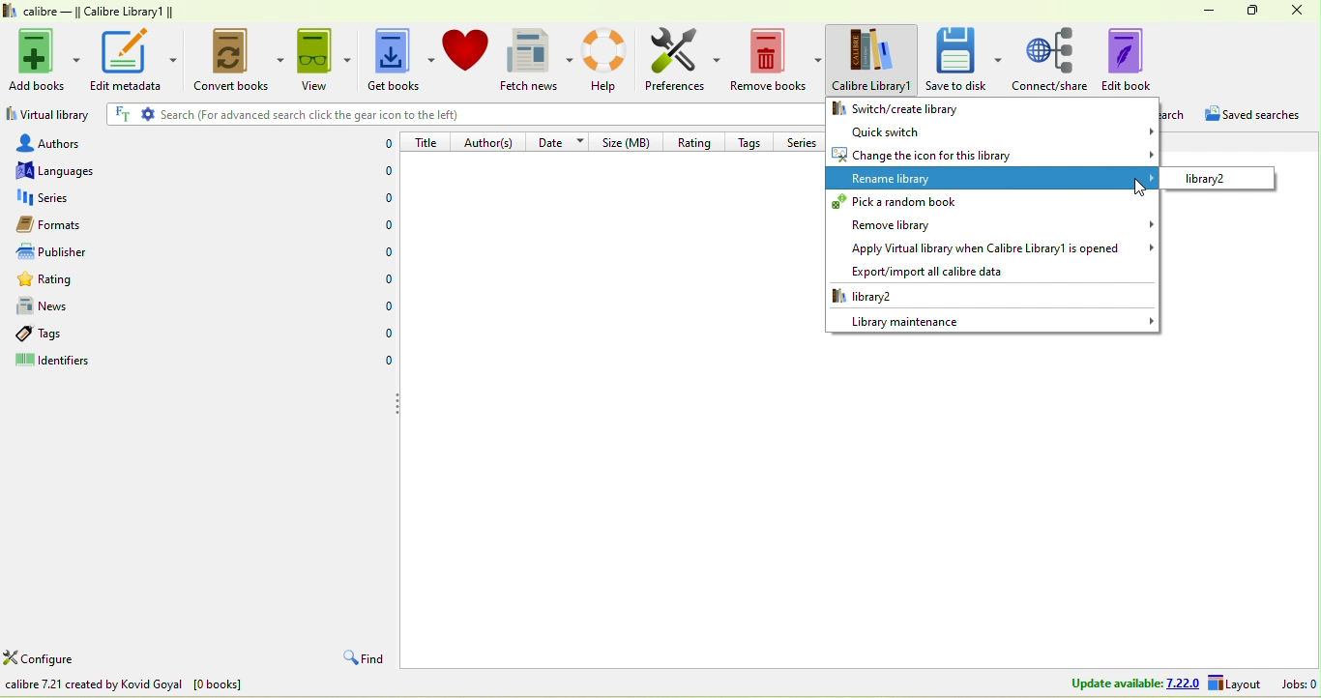 The width and height of the screenshot is (1321, 698). Describe the element at coordinates (753, 140) in the screenshot. I see `tags` at that location.